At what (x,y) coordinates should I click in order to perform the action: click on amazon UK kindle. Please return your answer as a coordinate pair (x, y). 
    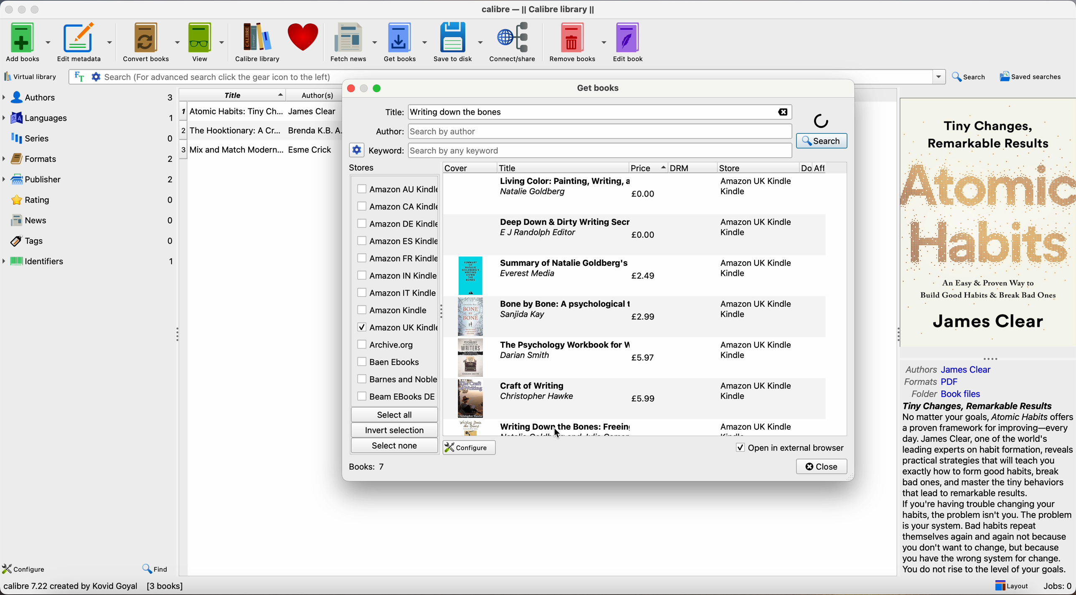
    Looking at the image, I should click on (755, 227).